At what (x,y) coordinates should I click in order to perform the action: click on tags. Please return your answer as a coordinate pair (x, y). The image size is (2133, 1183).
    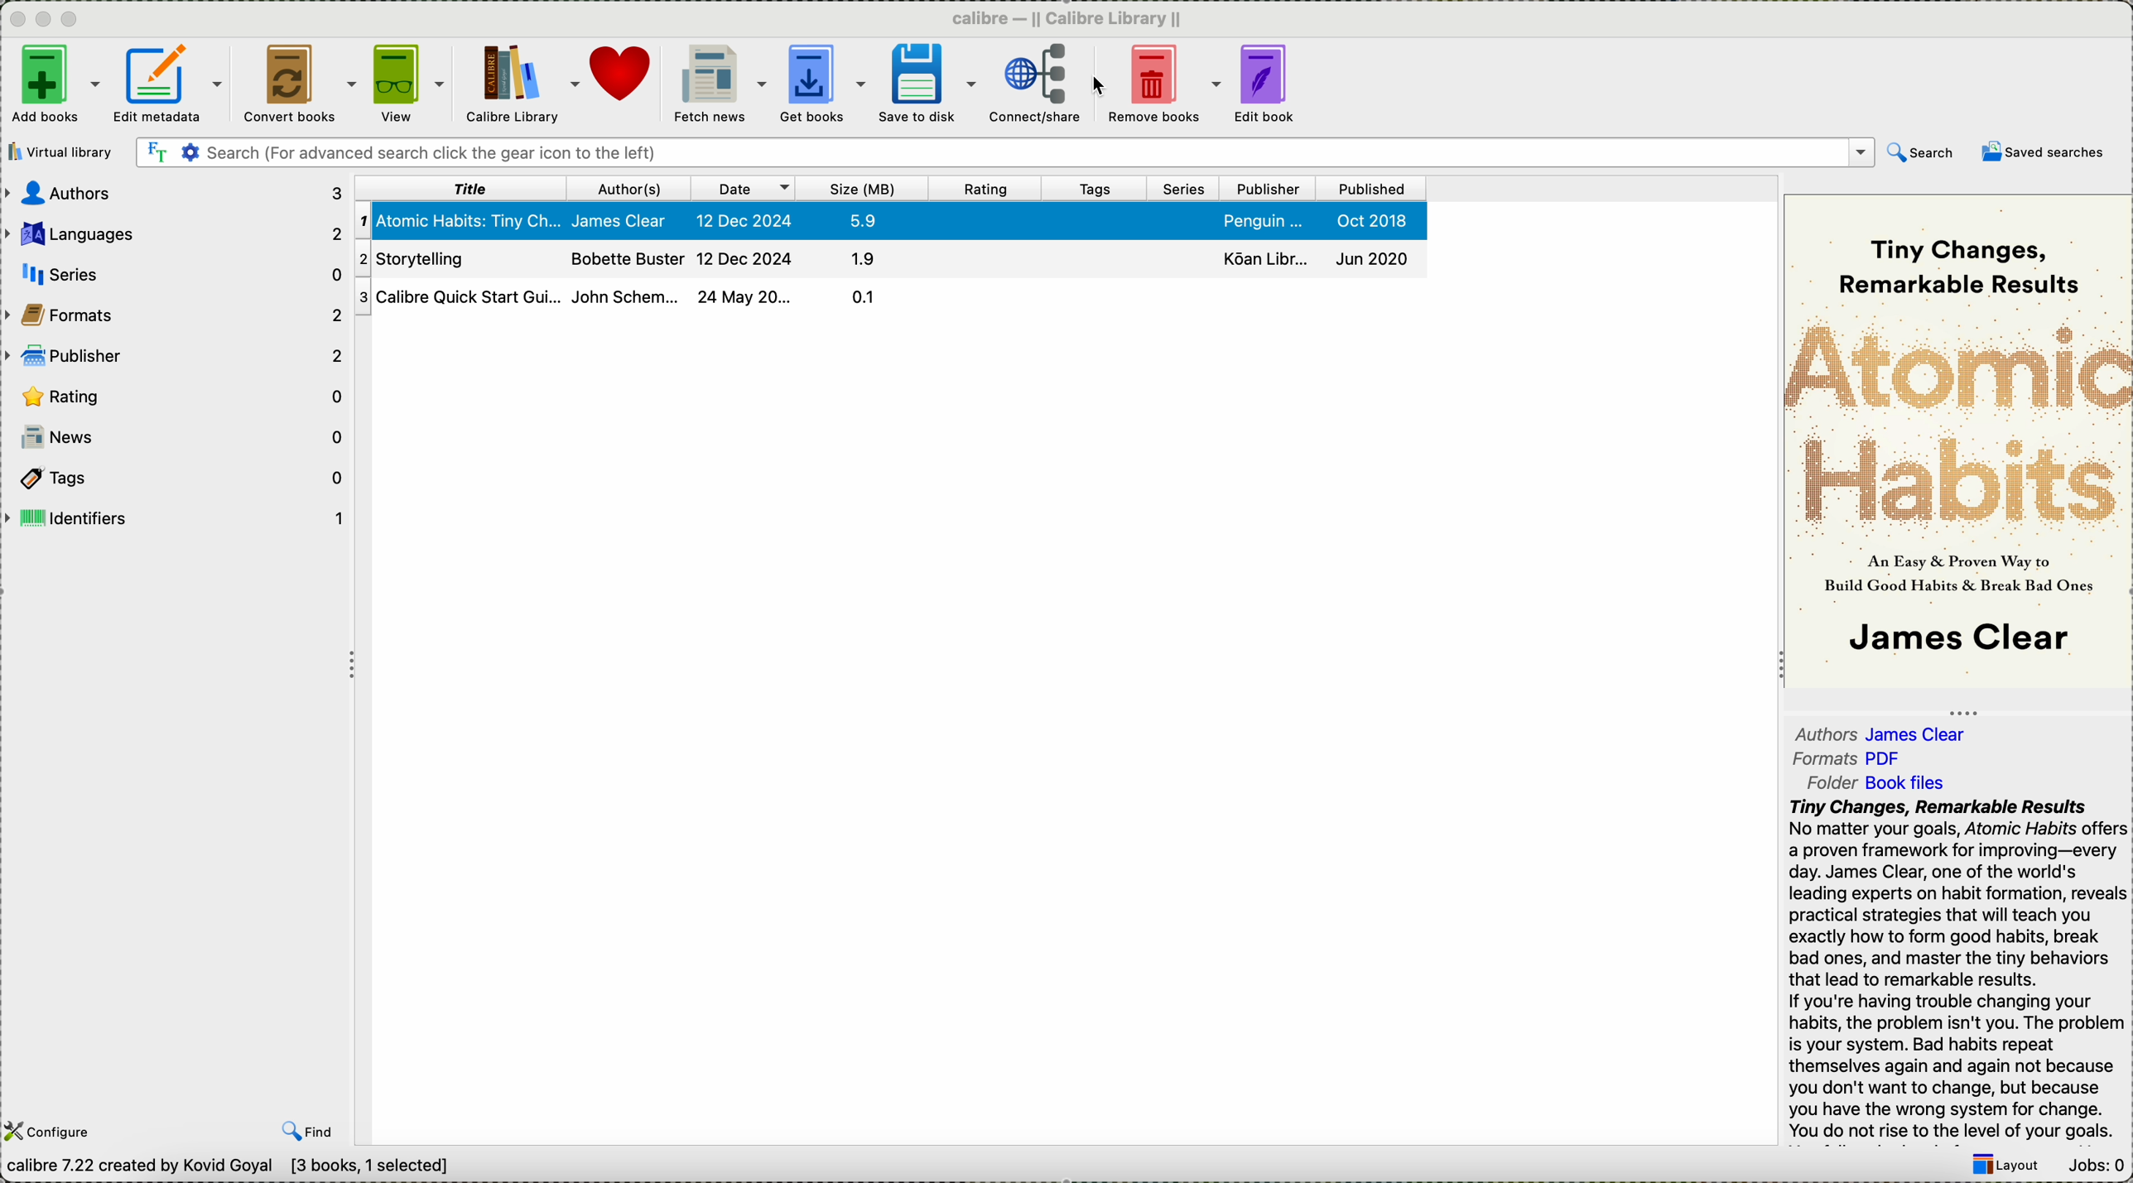
    Looking at the image, I should click on (173, 476).